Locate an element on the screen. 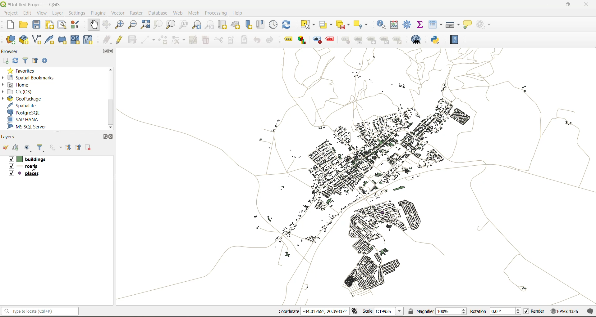 Image resolution: width=596 pixels, height=317 pixels. select is located at coordinates (308, 25).